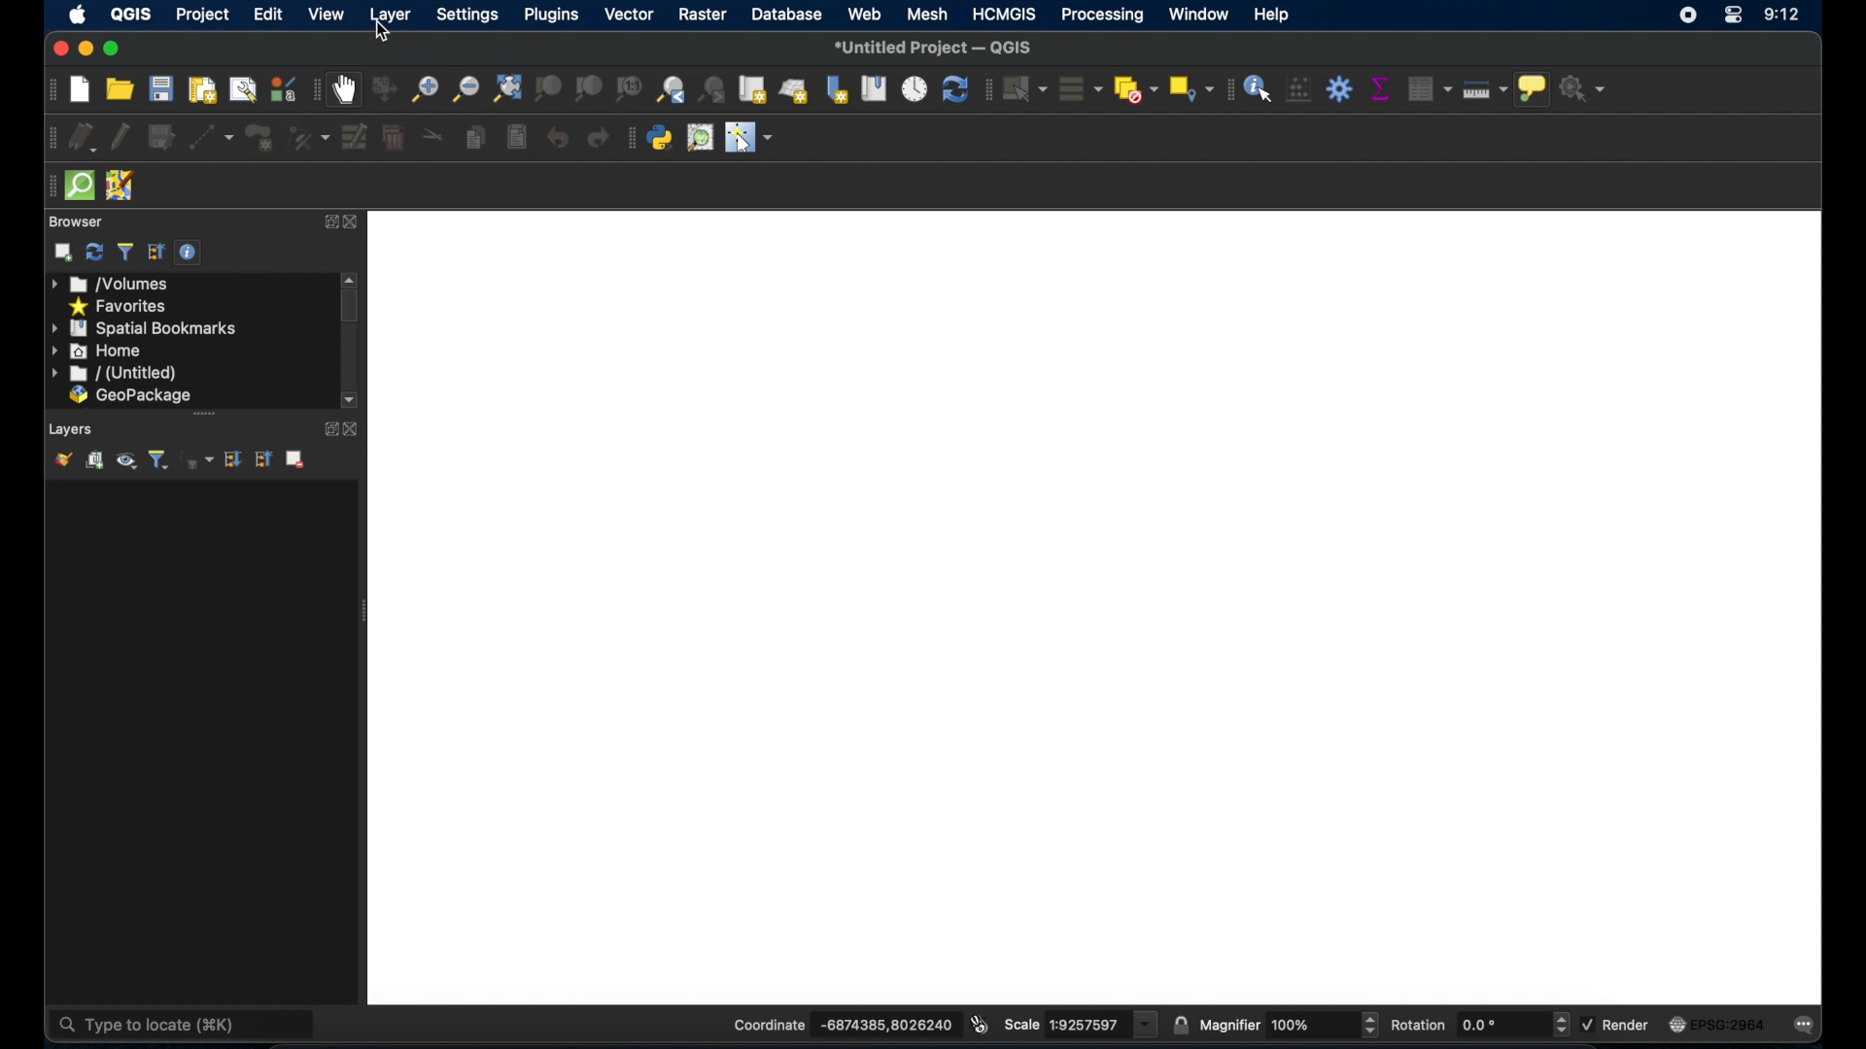 Image resolution: width=1866 pixels, height=1049 pixels. What do you see at coordinates (1279, 16) in the screenshot?
I see `help` at bounding box center [1279, 16].